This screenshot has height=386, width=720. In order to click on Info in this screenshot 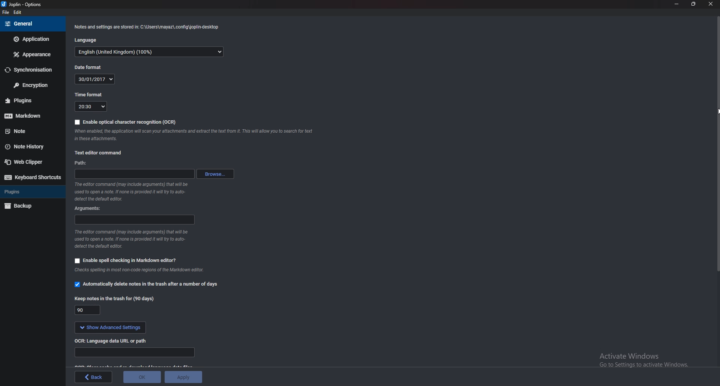, I will do `click(133, 192)`.